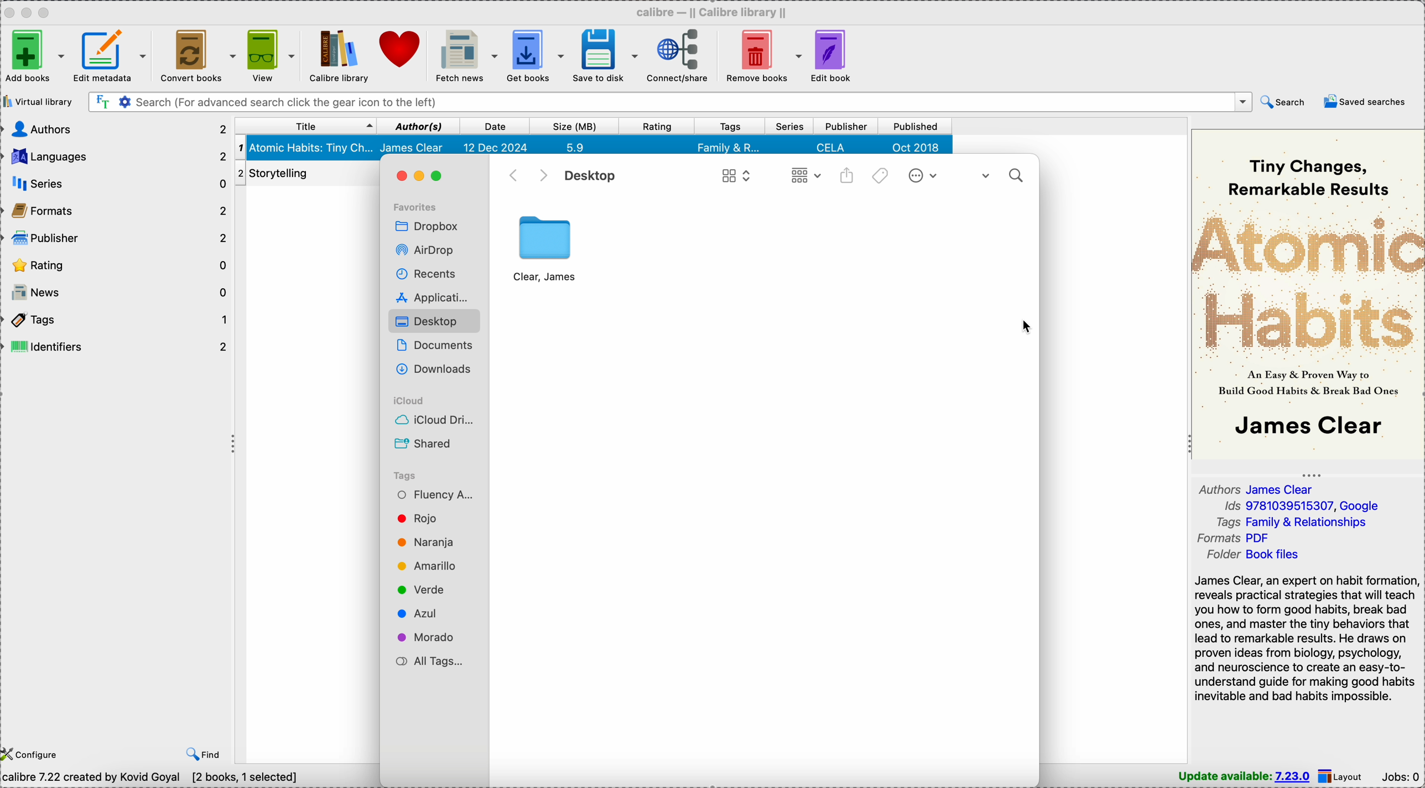  I want to click on authors, so click(116, 128).